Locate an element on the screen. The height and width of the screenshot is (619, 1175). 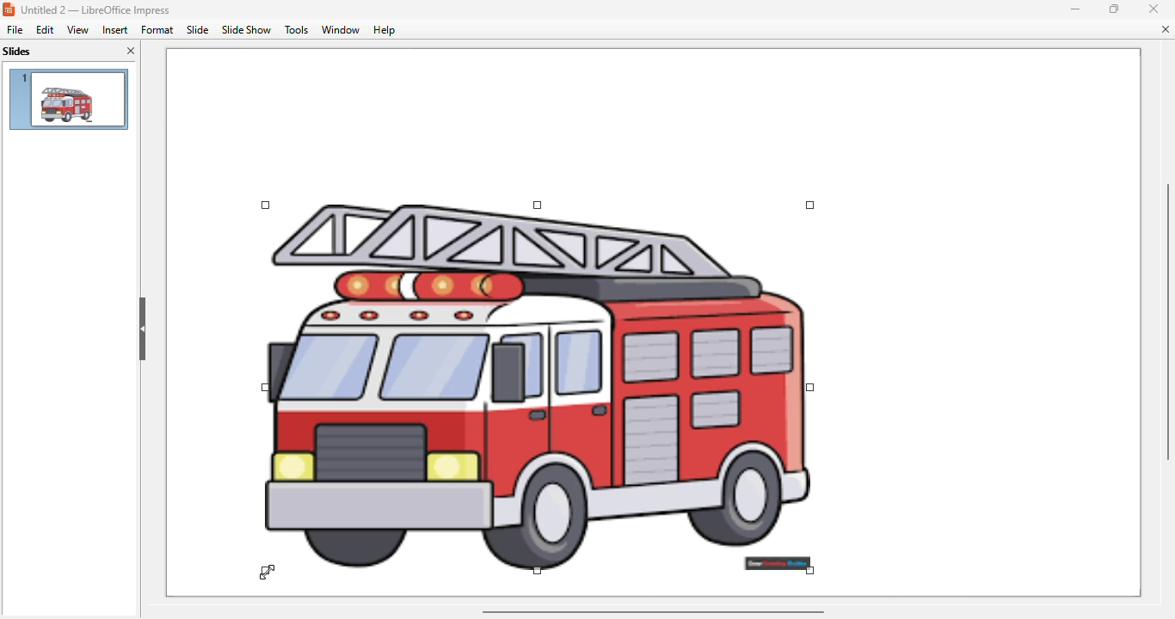
window is located at coordinates (339, 29).